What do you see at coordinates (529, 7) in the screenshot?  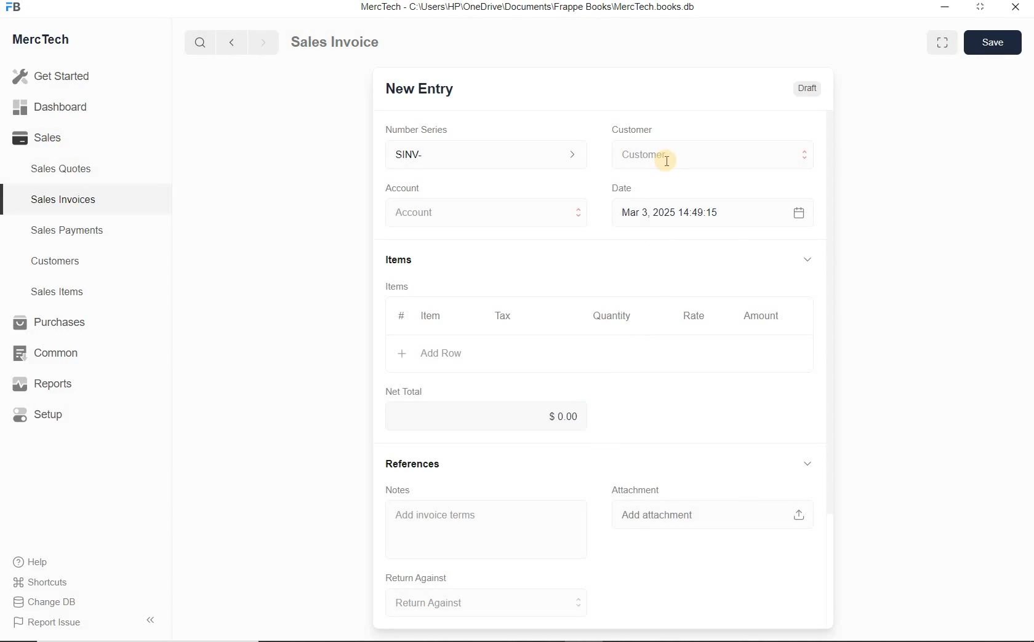 I see `MercTech - C:\Users\HP\OneDrive\Documents\Frappe Books\MercTech books db` at bounding box center [529, 7].